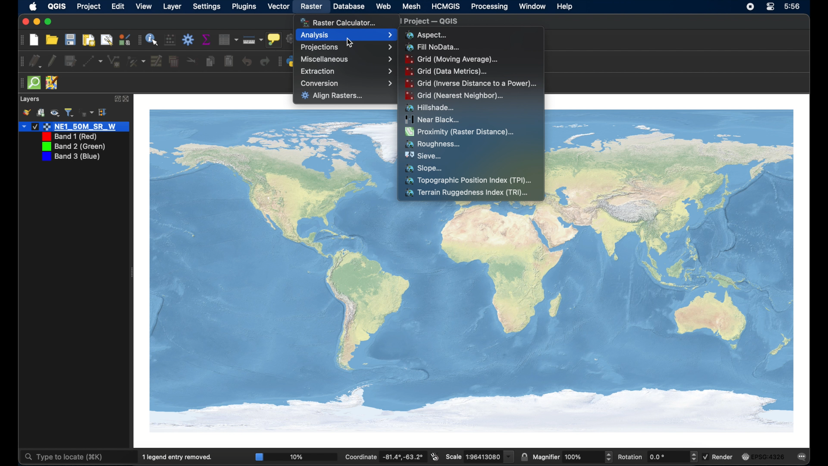 The height and width of the screenshot is (466, 828). Describe the element at coordinates (124, 39) in the screenshot. I see `style manager` at that location.